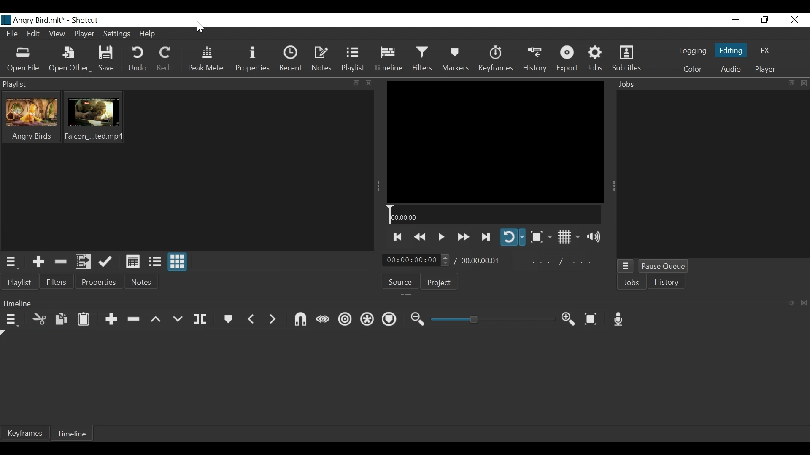 This screenshot has width=810, height=455. What do you see at coordinates (84, 320) in the screenshot?
I see `Paste` at bounding box center [84, 320].